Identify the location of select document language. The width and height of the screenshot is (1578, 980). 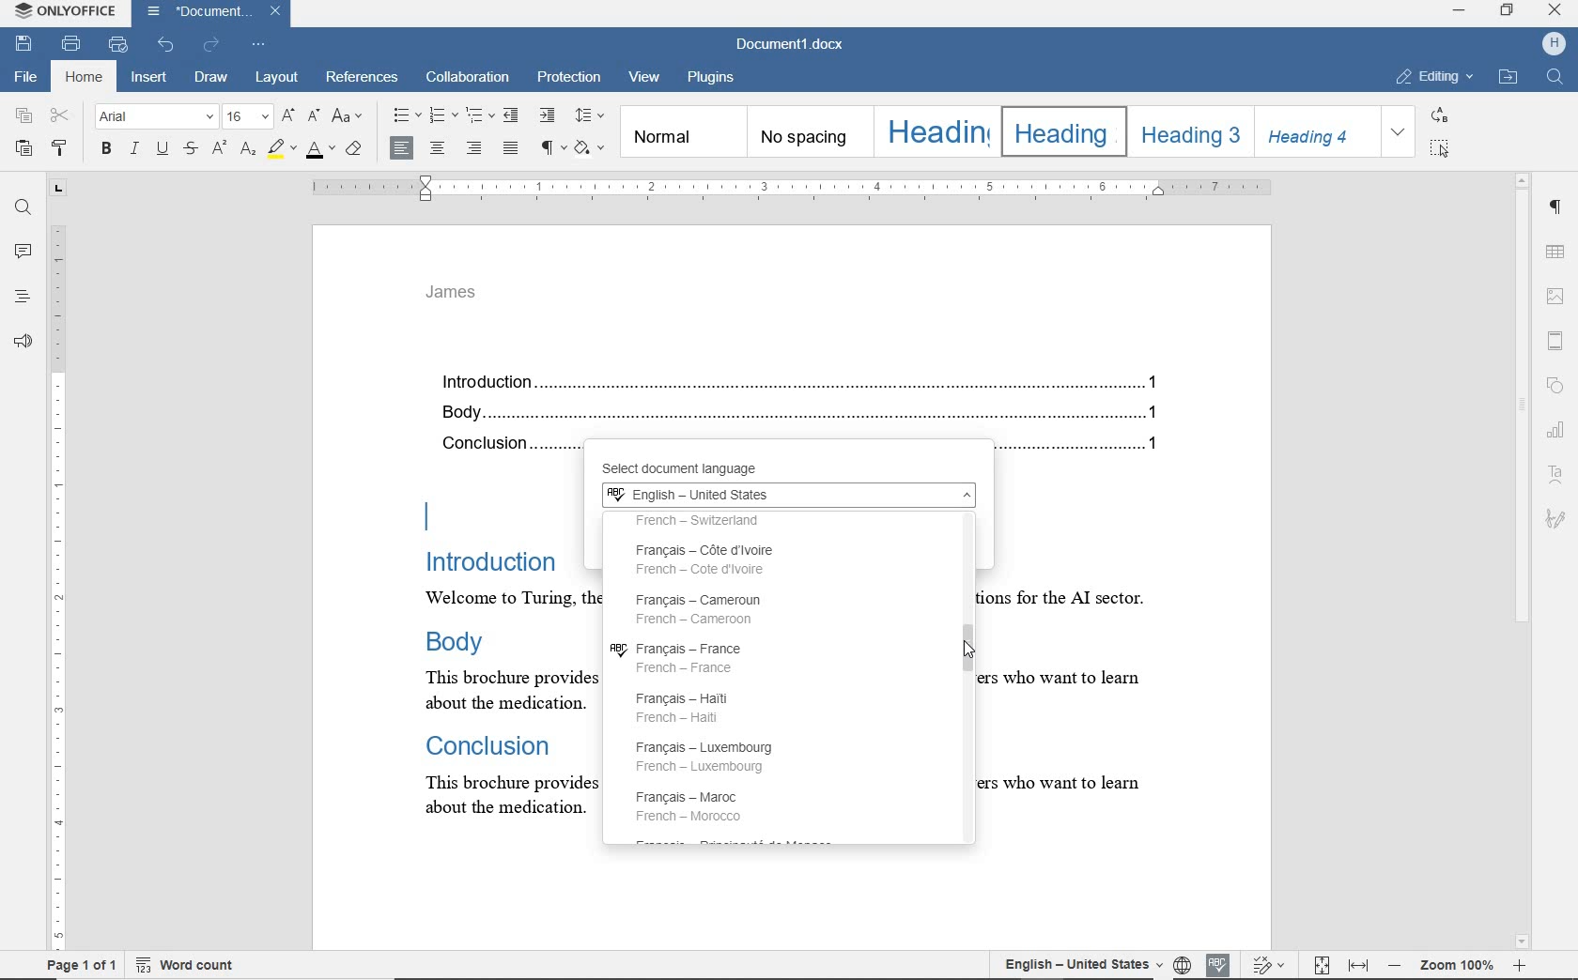
(706, 469).